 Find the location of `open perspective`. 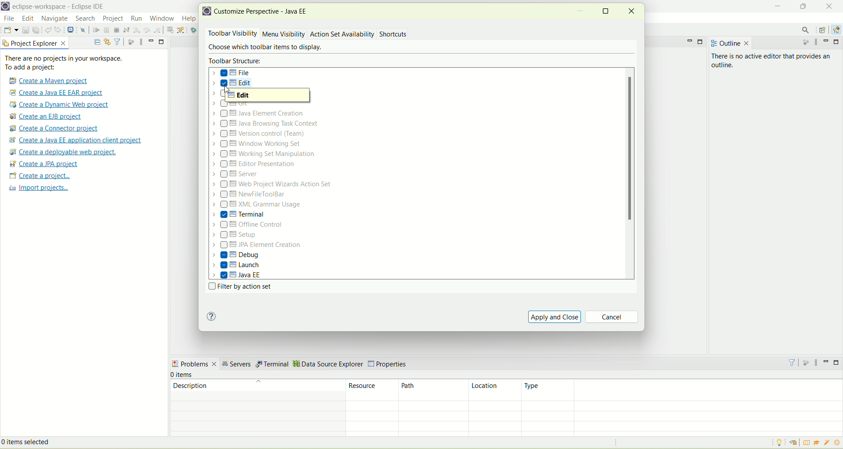

open perspective is located at coordinates (823, 29).